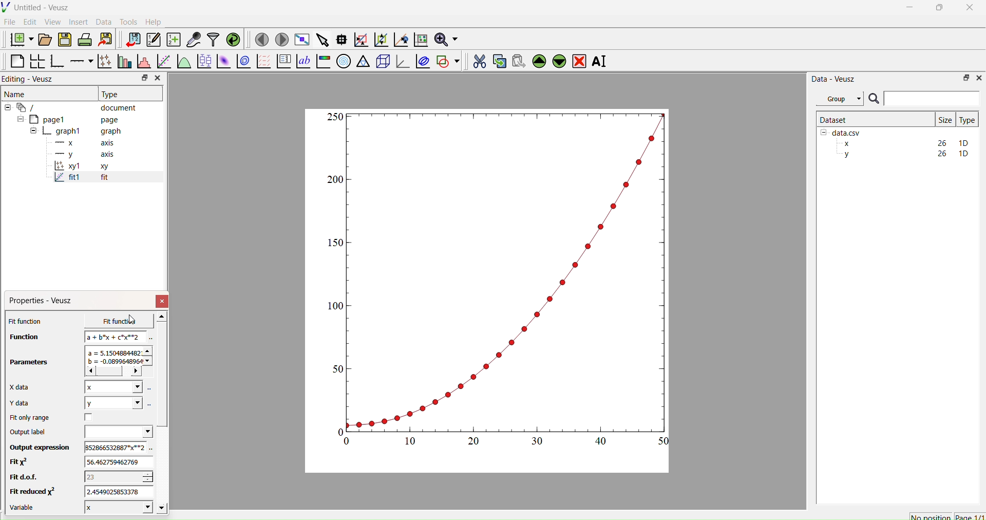 The image size is (986, 520). Describe the element at coordinates (340, 38) in the screenshot. I see `Read data points` at that location.